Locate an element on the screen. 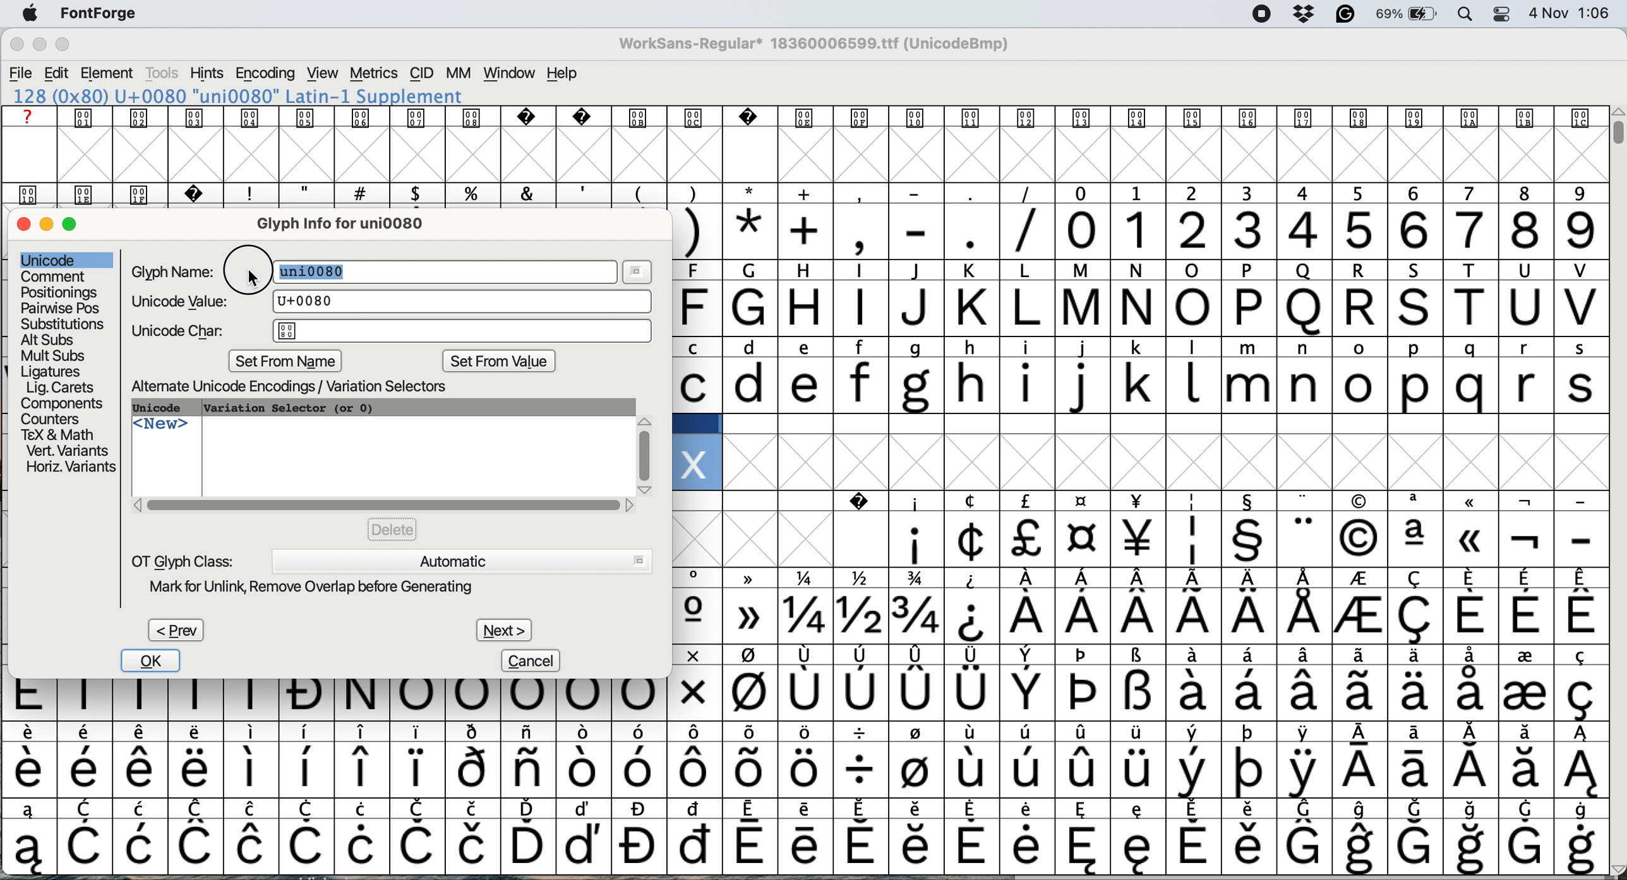 This screenshot has width=1627, height=880. control center is located at coordinates (1499, 13).